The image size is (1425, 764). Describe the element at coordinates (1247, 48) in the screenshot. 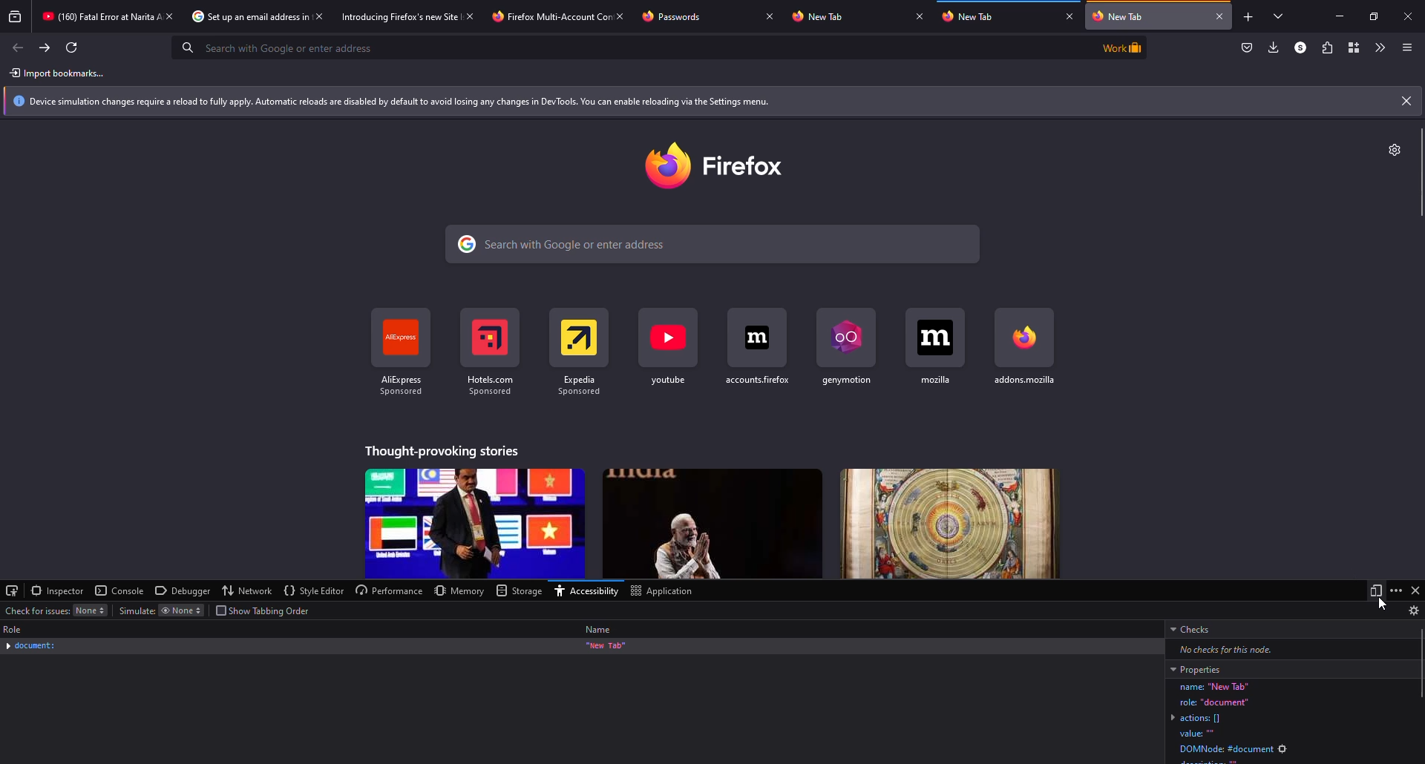

I see `save to packet` at that location.